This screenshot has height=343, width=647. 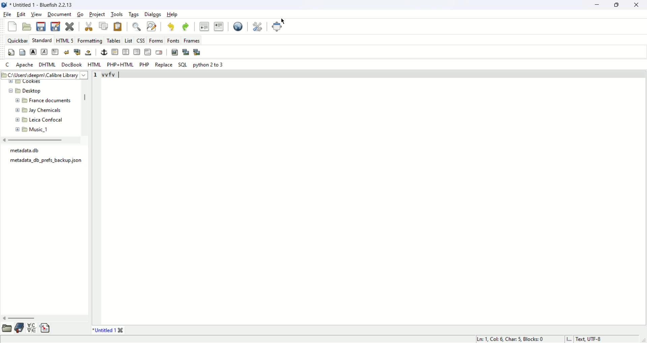 I want to click on STANDARD, so click(x=41, y=40).